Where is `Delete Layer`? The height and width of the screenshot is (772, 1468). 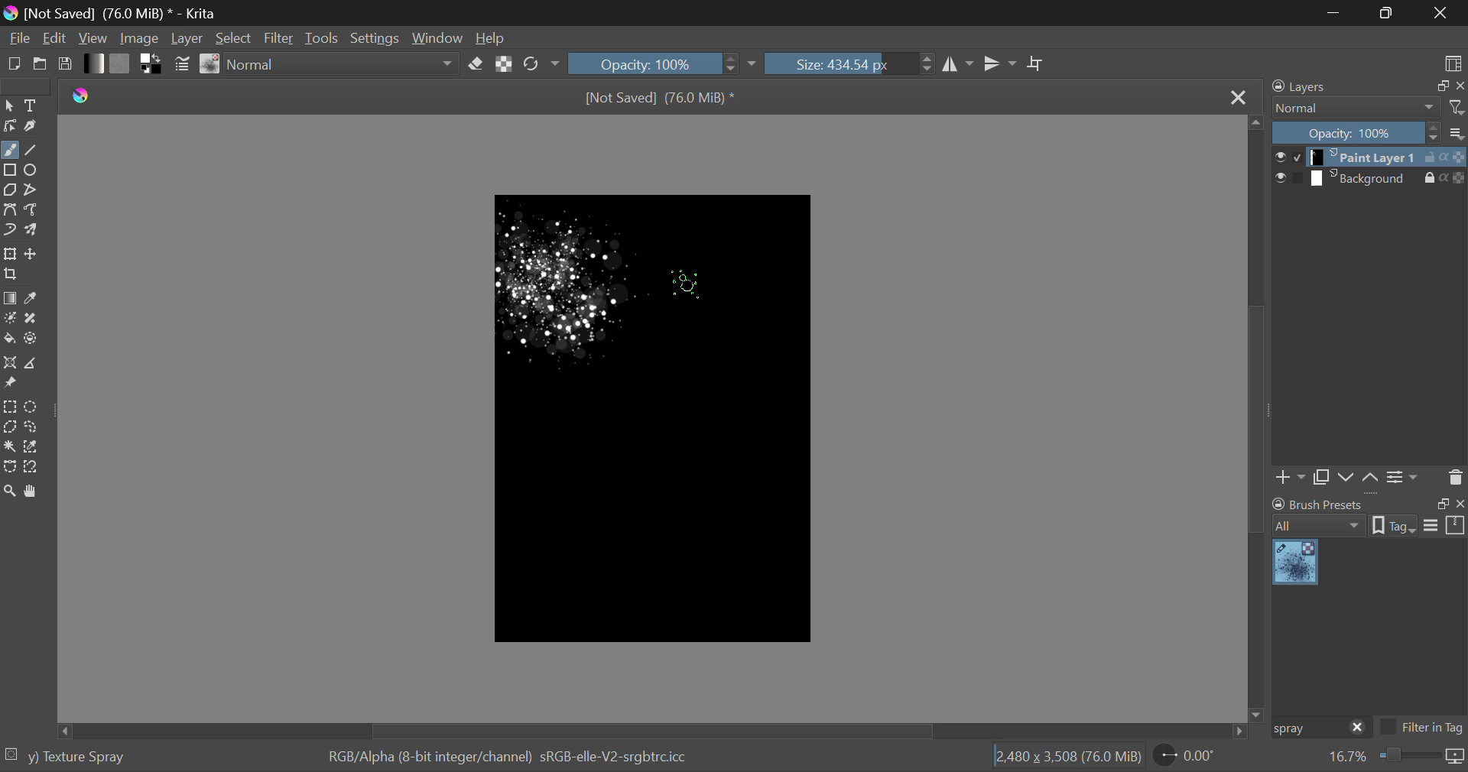 Delete Layer is located at coordinates (1453, 476).